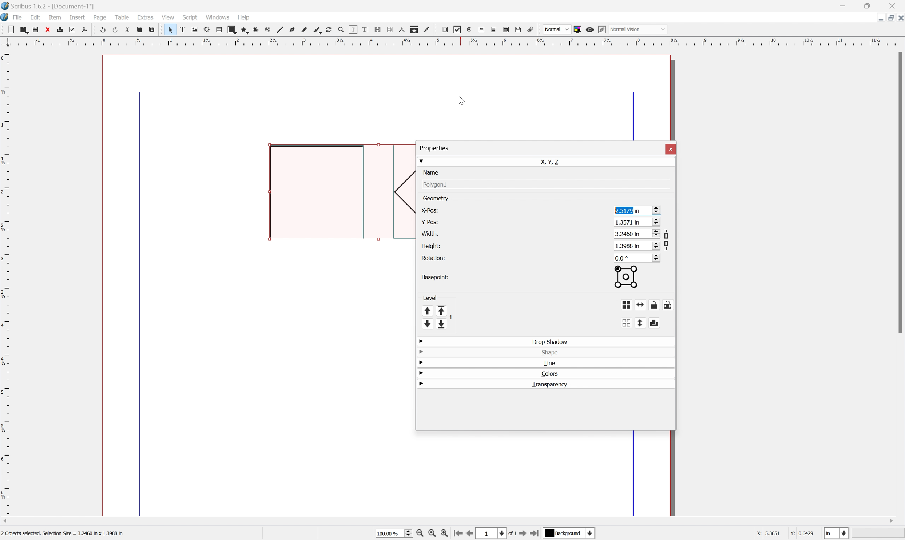 The width and height of the screenshot is (905, 540). Describe the element at coordinates (785, 532) in the screenshot. I see `coordinates` at that location.